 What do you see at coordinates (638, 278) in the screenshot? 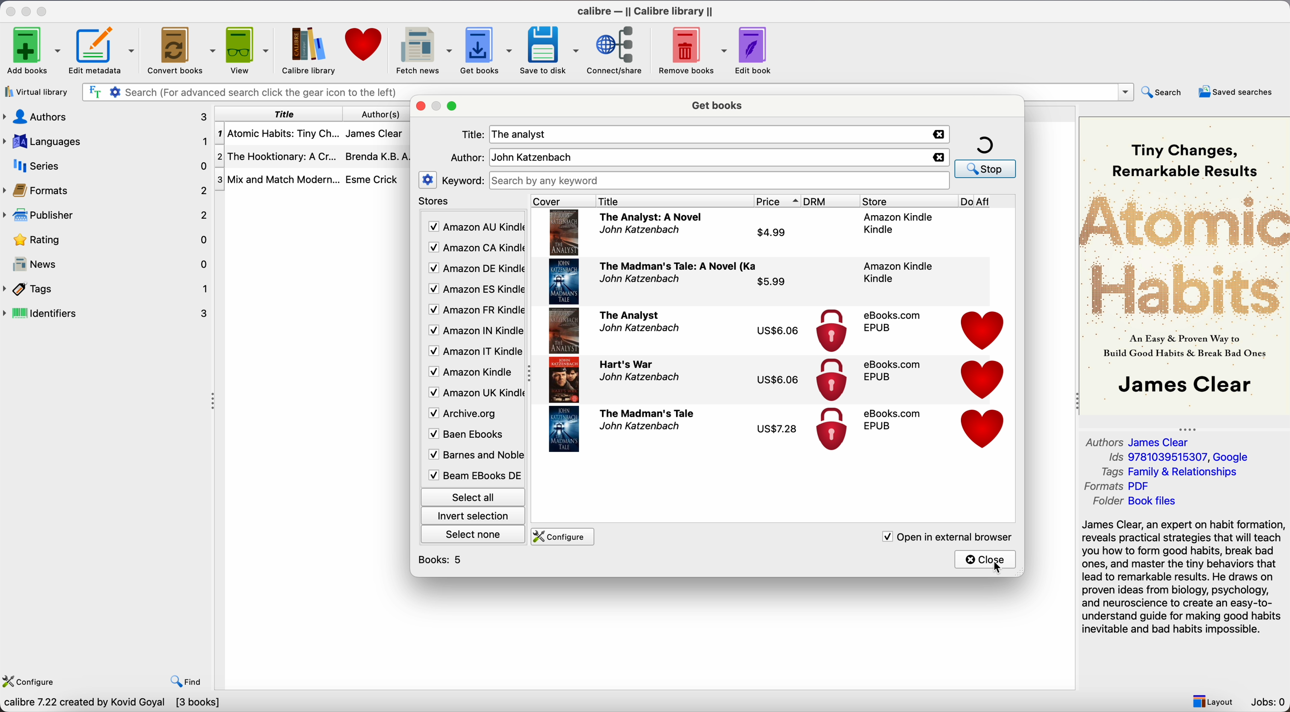
I see `John Katzenbach` at bounding box center [638, 278].